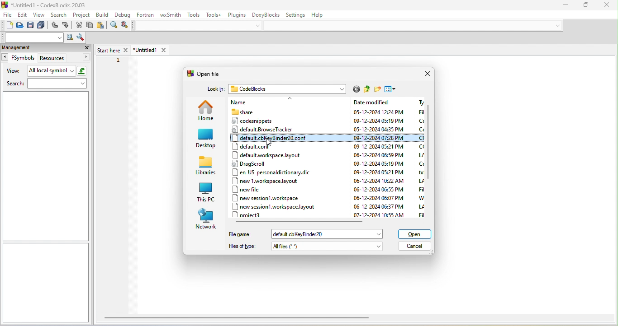 The height and width of the screenshot is (326, 618). I want to click on paste, so click(101, 25).